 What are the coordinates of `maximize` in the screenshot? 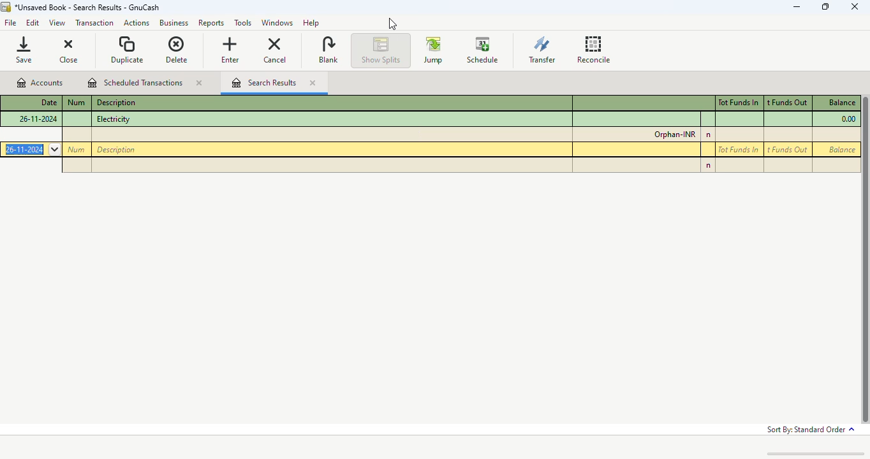 It's located at (825, 6).